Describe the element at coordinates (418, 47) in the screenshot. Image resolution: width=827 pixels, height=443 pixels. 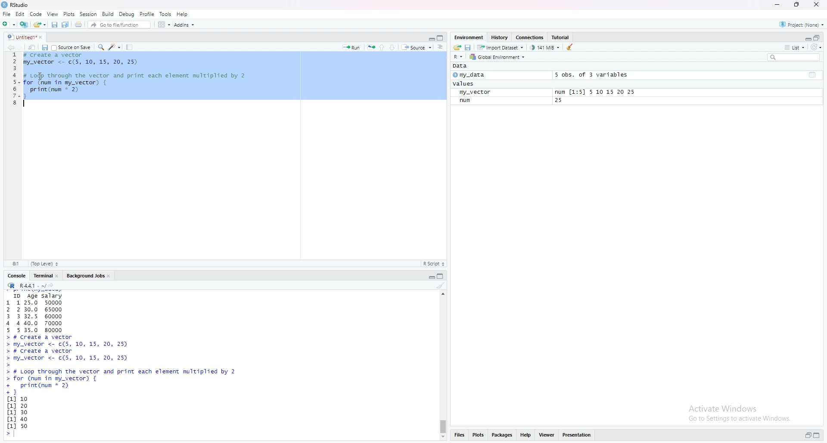
I see `source the content of active document` at that location.